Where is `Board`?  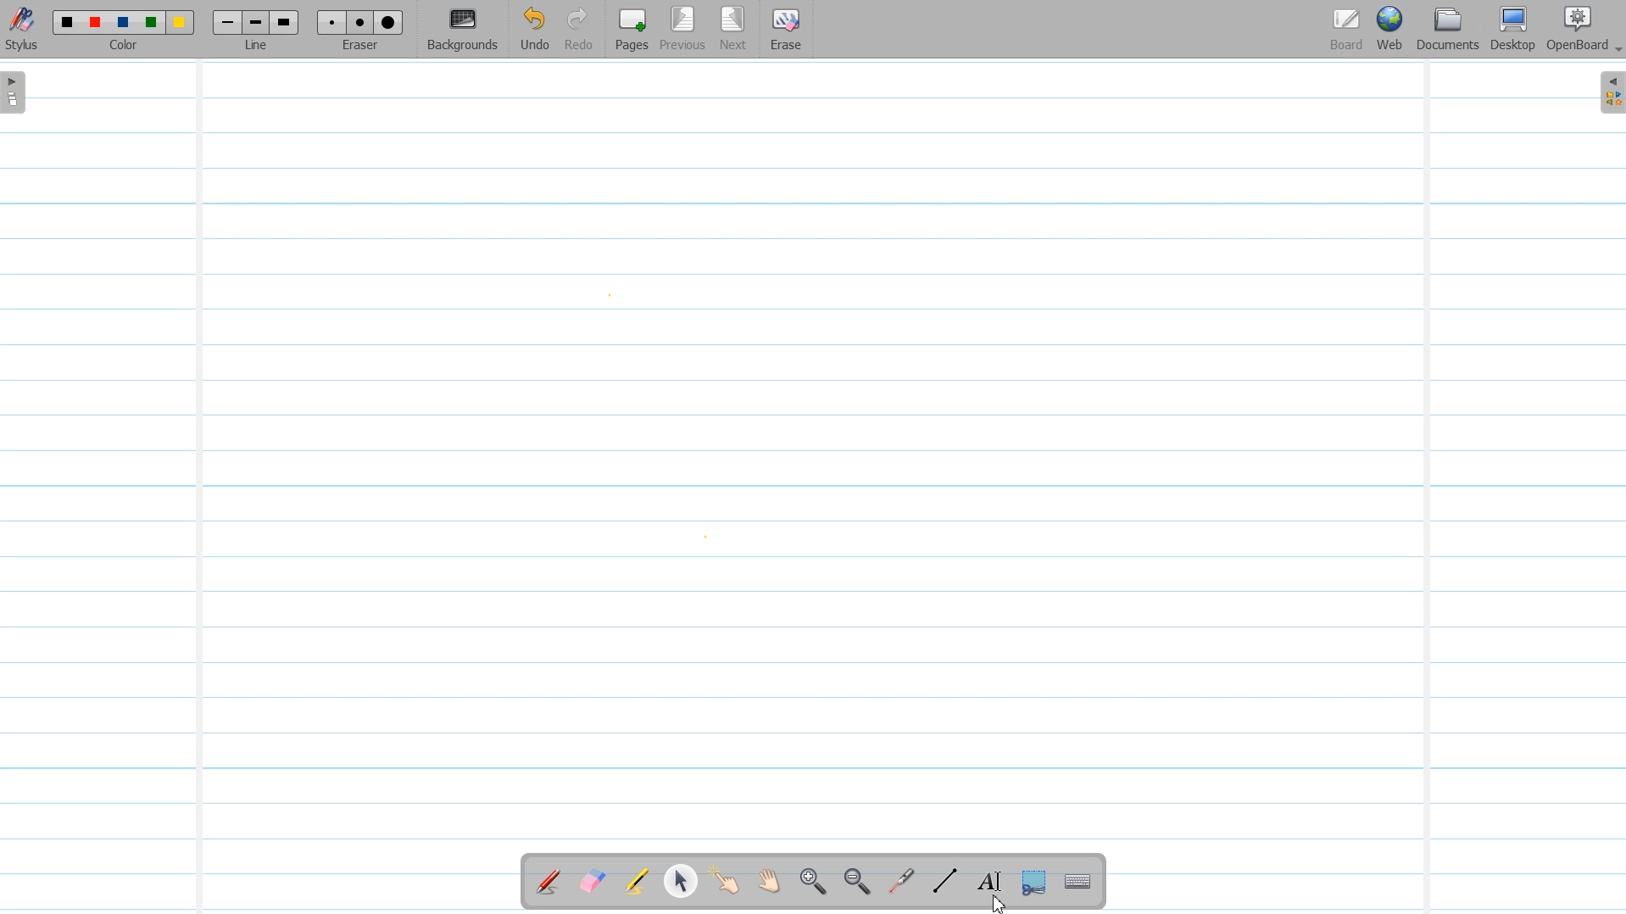 Board is located at coordinates (1346, 30).